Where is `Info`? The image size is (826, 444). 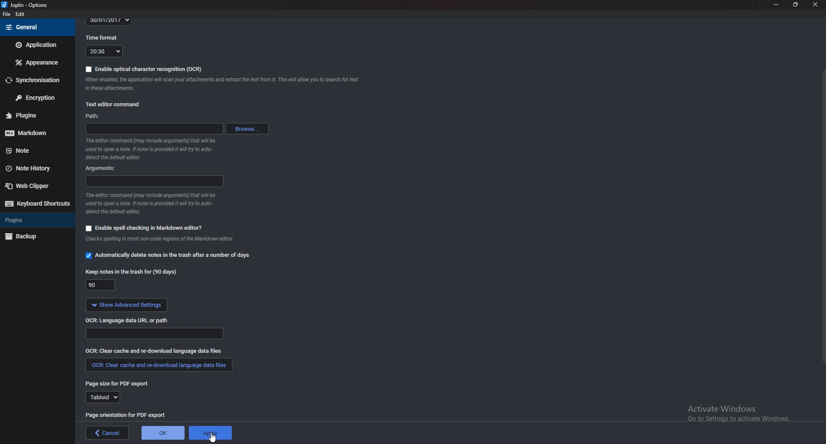 Info is located at coordinates (151, 203).